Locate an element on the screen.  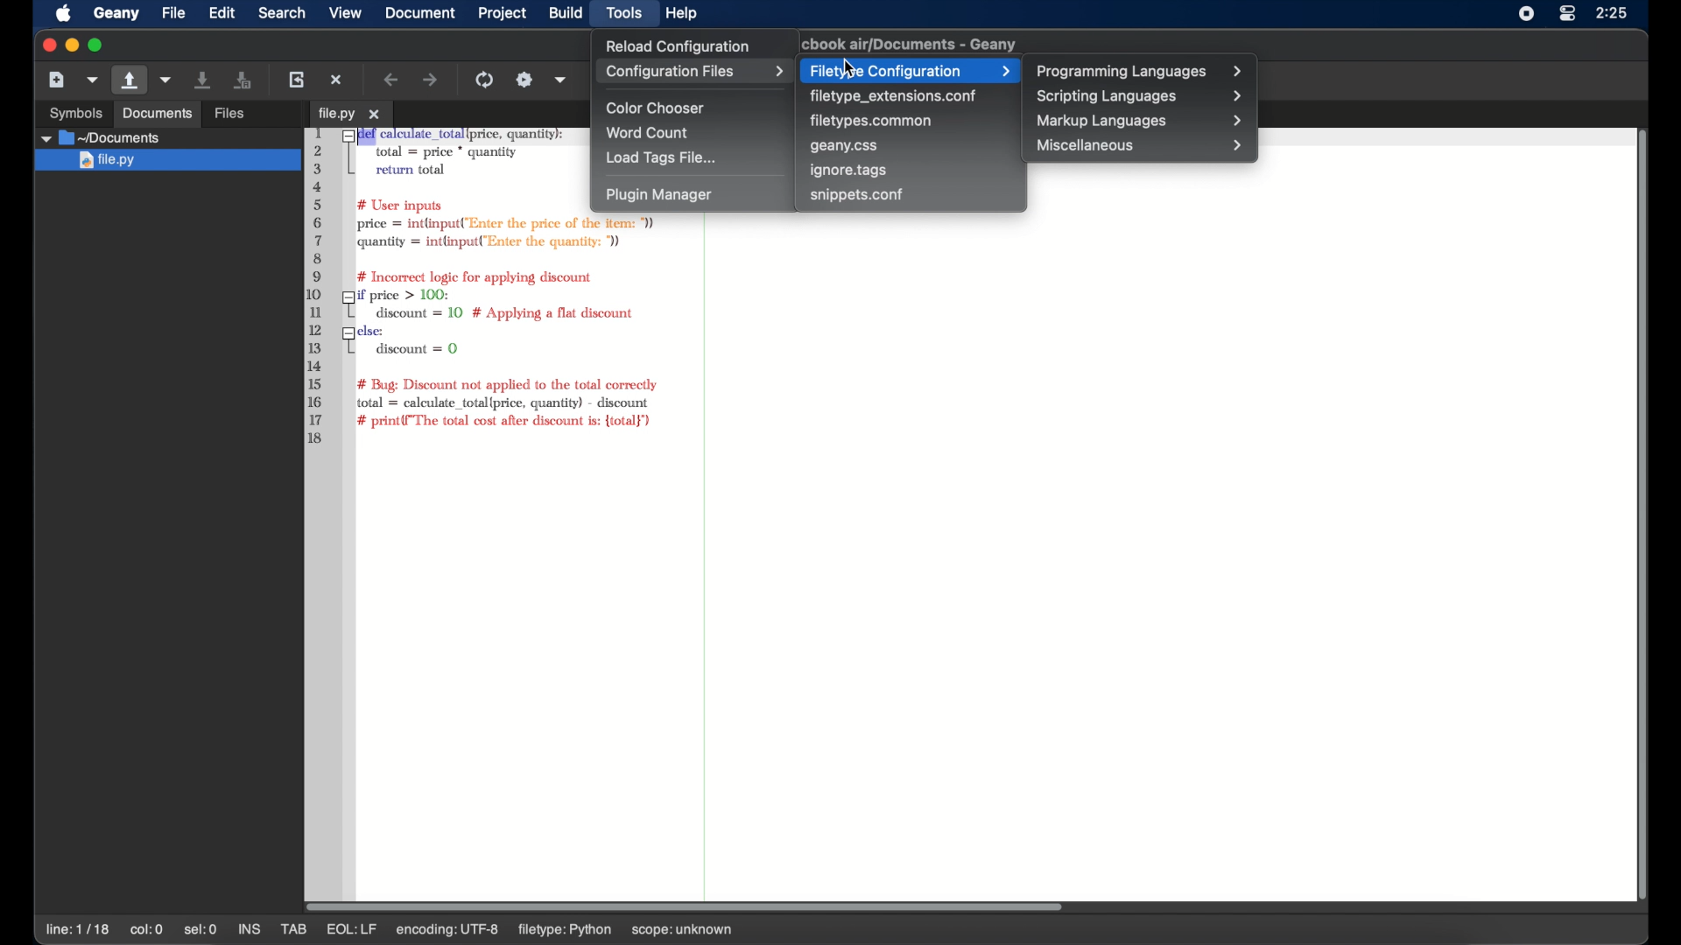
compile the current file is located at coordinates (487, 80).